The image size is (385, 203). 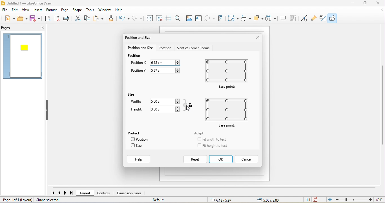 I want to click on toggle draw function, so click(x=322, y=18).